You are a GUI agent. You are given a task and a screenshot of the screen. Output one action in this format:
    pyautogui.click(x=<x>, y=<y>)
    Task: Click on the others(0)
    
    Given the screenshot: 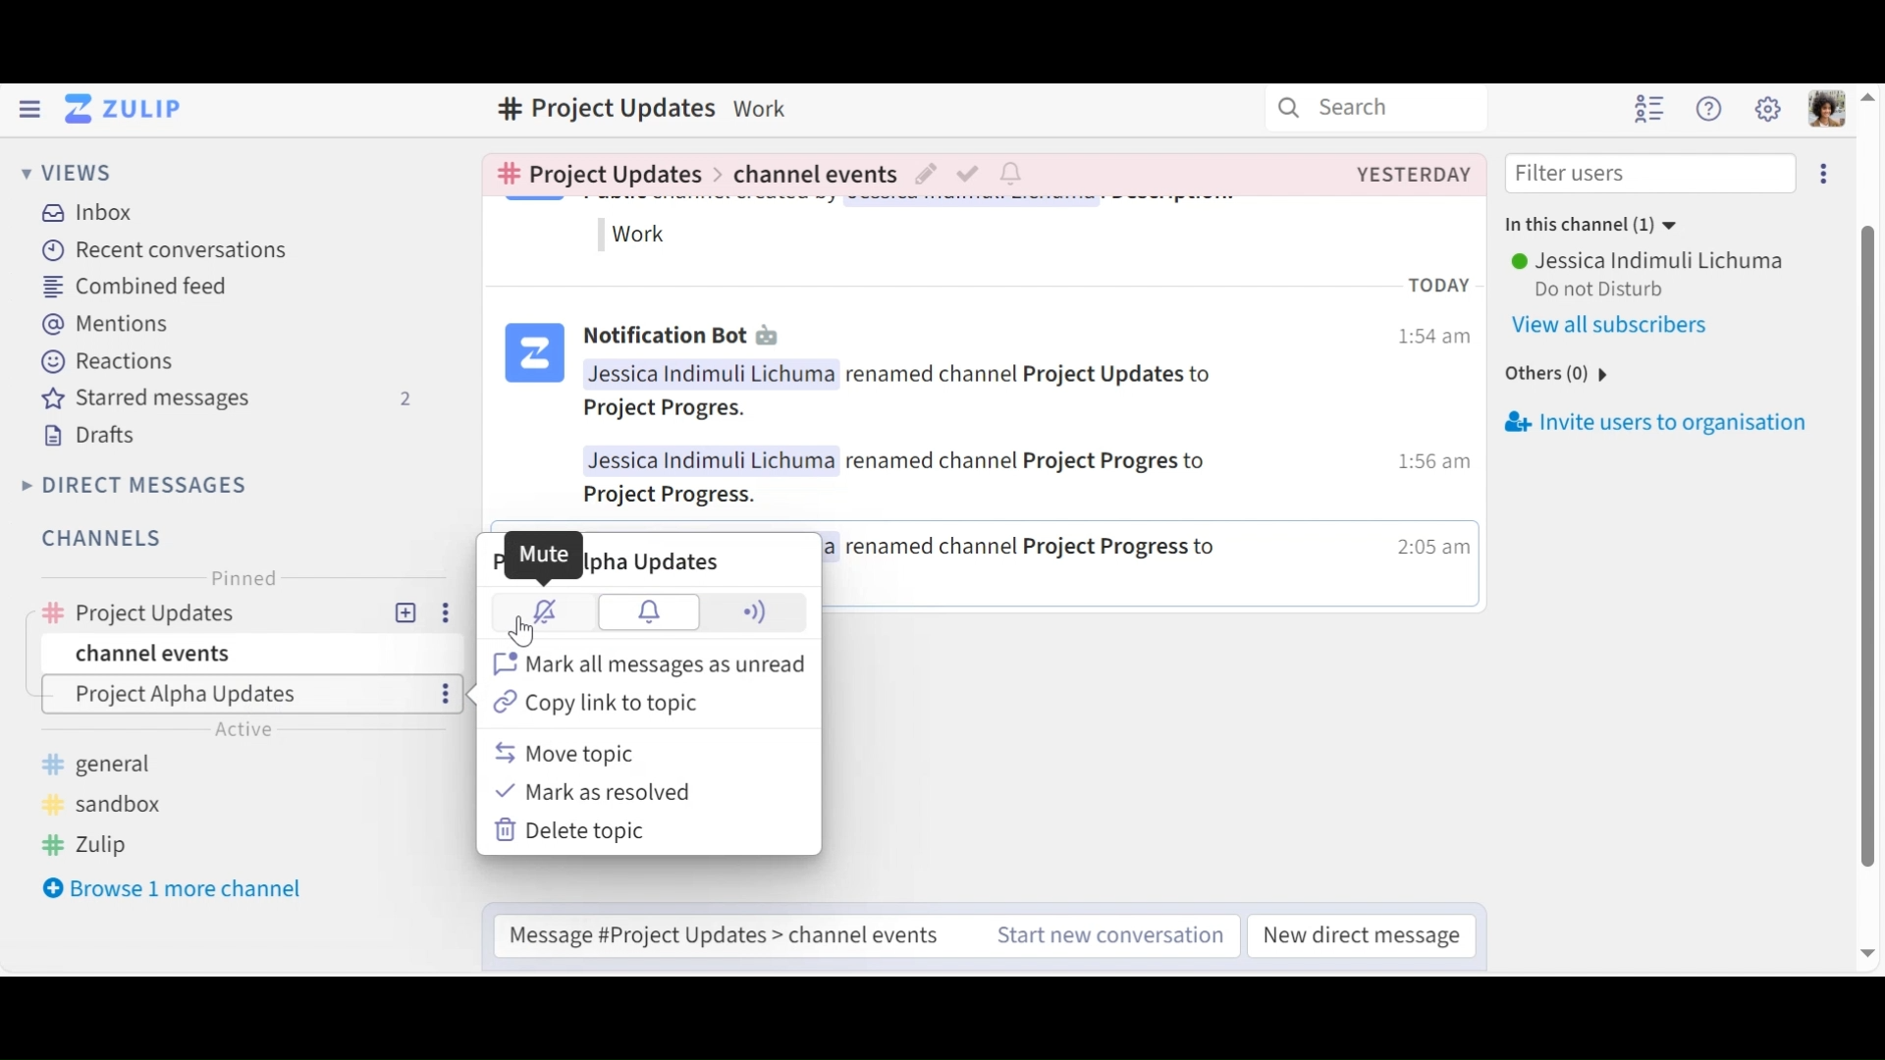 What is the action you would take?
    pyautogui.click(x=1549, y=375)
    